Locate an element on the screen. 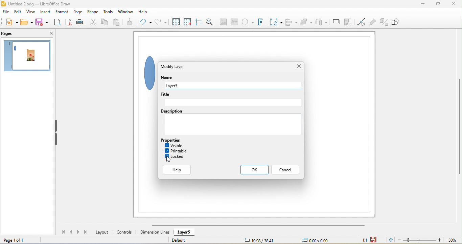 This screenshot has height=244, width=462. shape is located at coordinates (146, 72).